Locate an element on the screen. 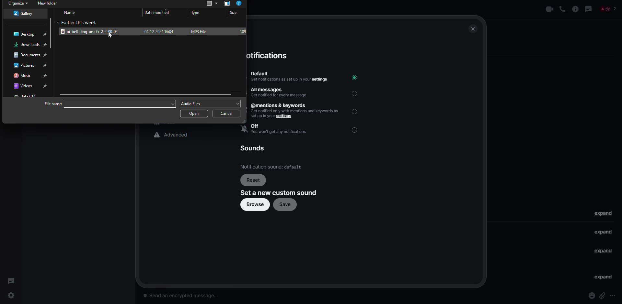 The image size is (622, 304). notification sound default is located at coordinates (272, 166).